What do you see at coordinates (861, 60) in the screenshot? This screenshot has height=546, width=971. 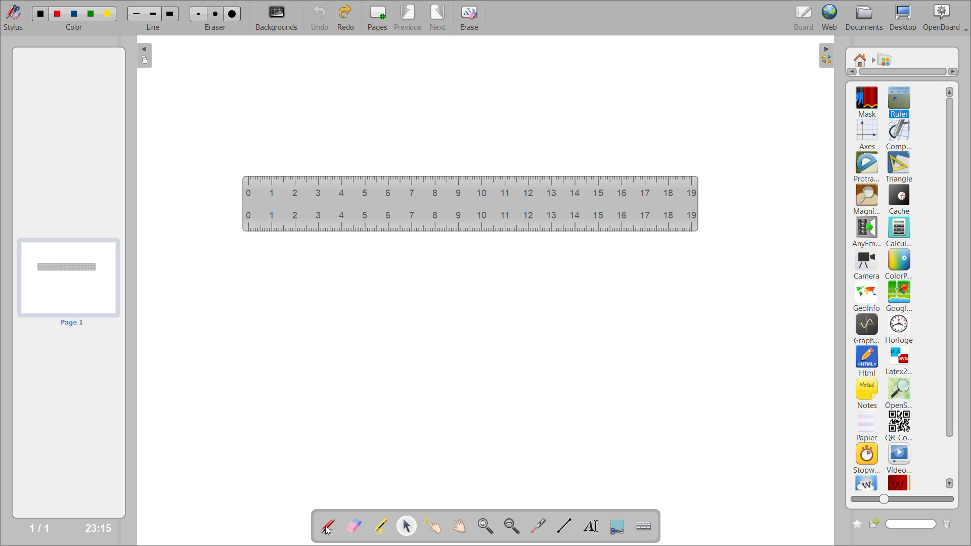 I see `root` at bounding box center [861, 60].